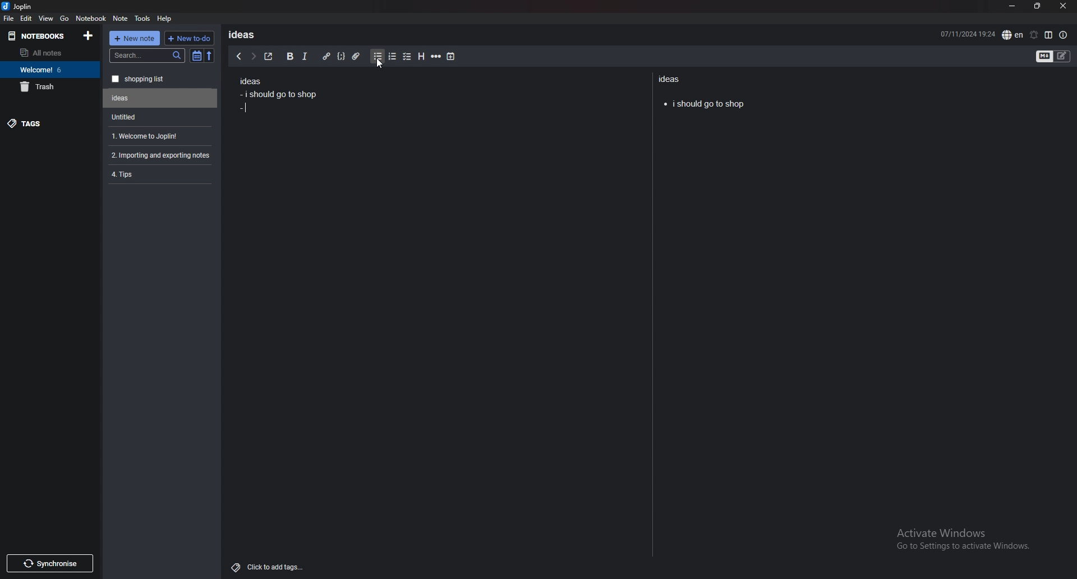  What do you see at coordinates (121, 19) in the screenshot?
I see `note` at bounding box center [121, 19].